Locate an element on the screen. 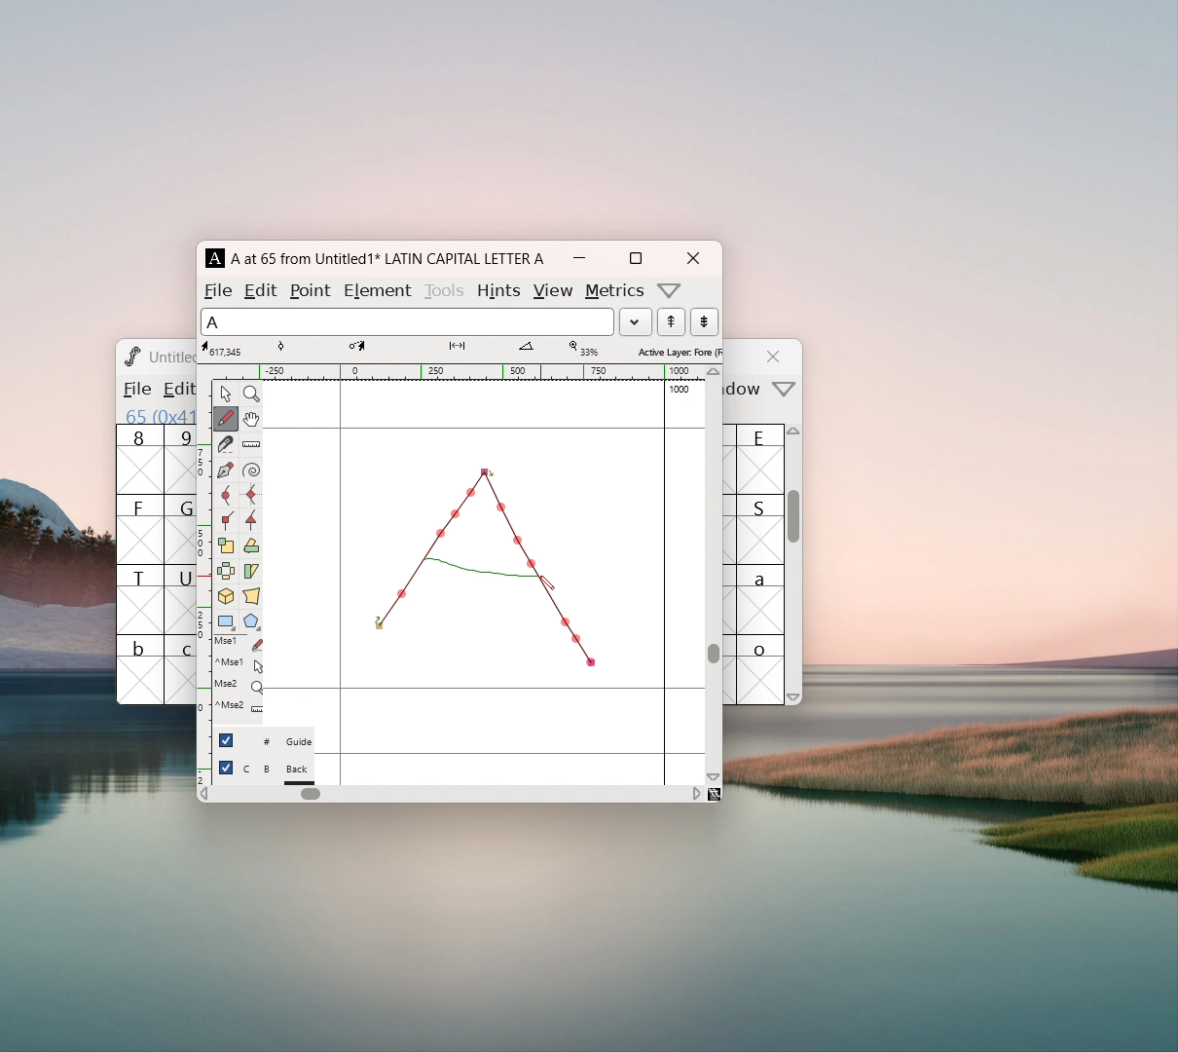 The height and width of the screenshot is (1052, 1178). flip selection is located at coordinates (226, 574).